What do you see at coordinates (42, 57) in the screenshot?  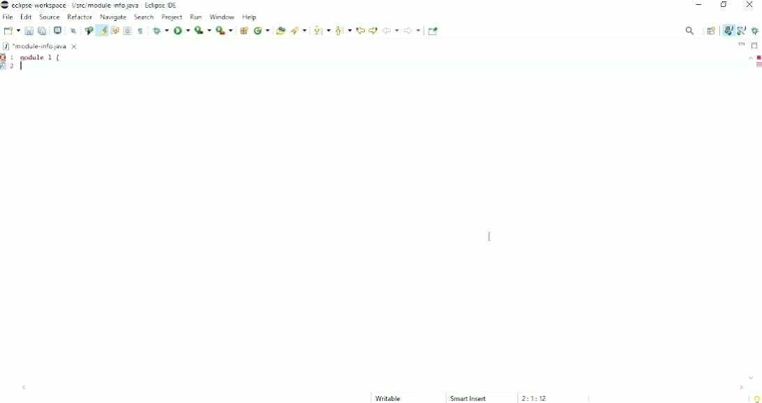 I see `module 1` at bounding box center [42, 57].